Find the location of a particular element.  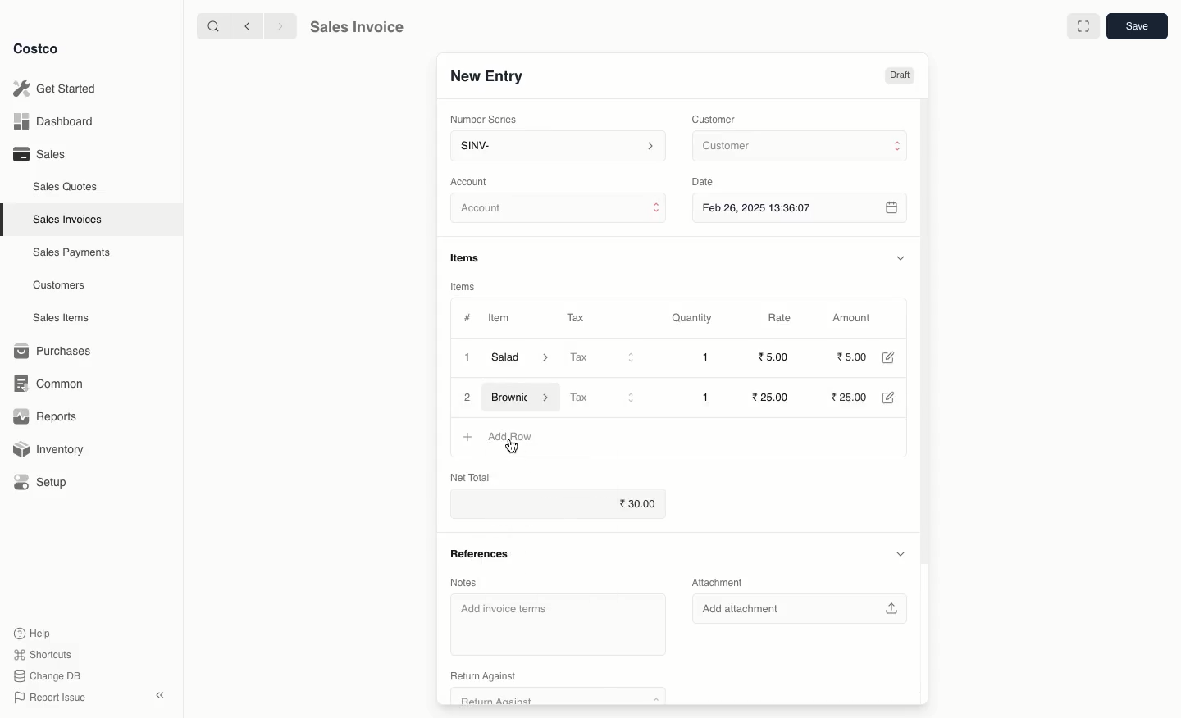

Help is located at coordinates (34, 632).